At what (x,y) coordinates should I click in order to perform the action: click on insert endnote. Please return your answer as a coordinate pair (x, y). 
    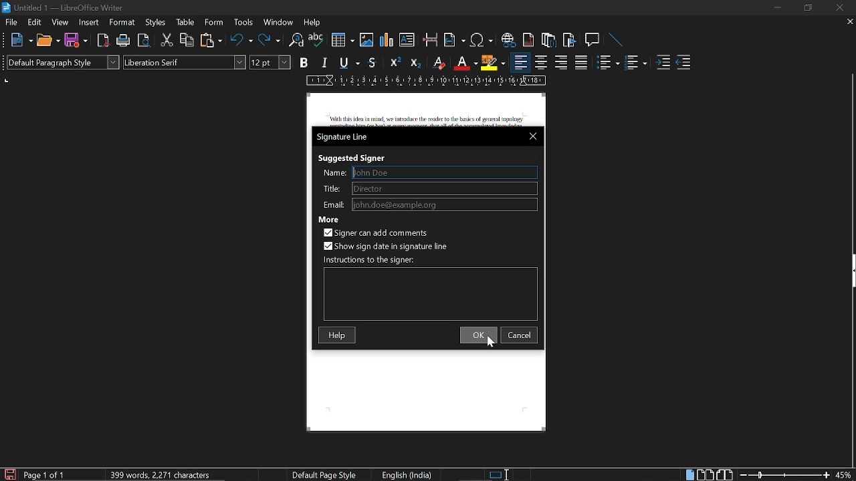
    Looking at the image, I should click on (528, 40).